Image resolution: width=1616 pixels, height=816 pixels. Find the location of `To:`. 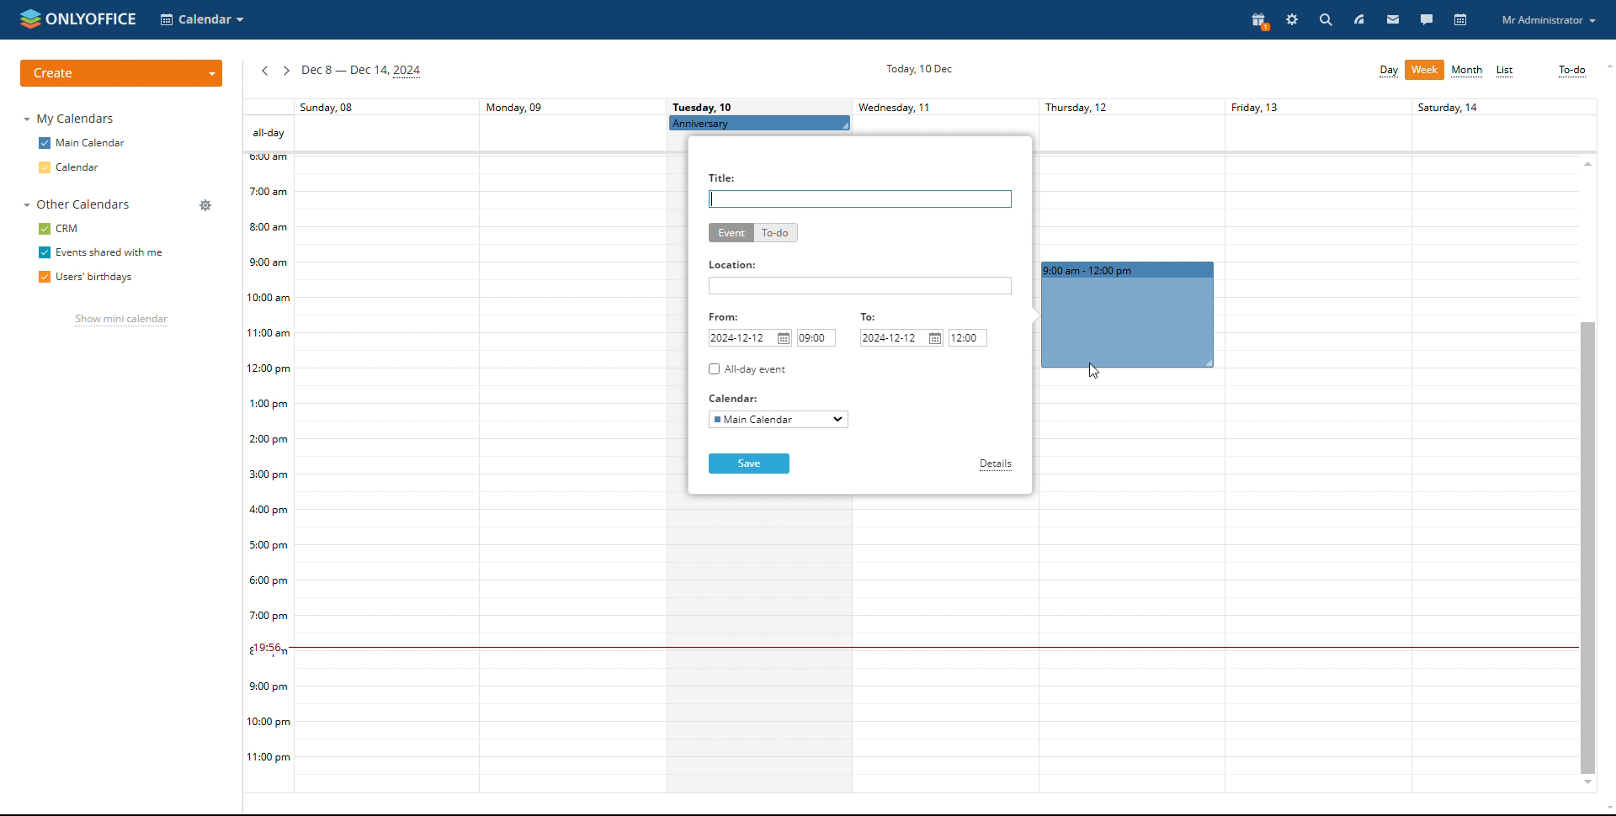

To: is located at coordinates (871, 318).